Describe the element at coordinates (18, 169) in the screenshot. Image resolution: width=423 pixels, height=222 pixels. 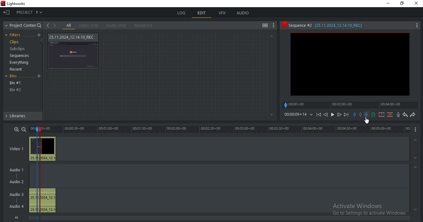
I see `Audio 1` at that location.